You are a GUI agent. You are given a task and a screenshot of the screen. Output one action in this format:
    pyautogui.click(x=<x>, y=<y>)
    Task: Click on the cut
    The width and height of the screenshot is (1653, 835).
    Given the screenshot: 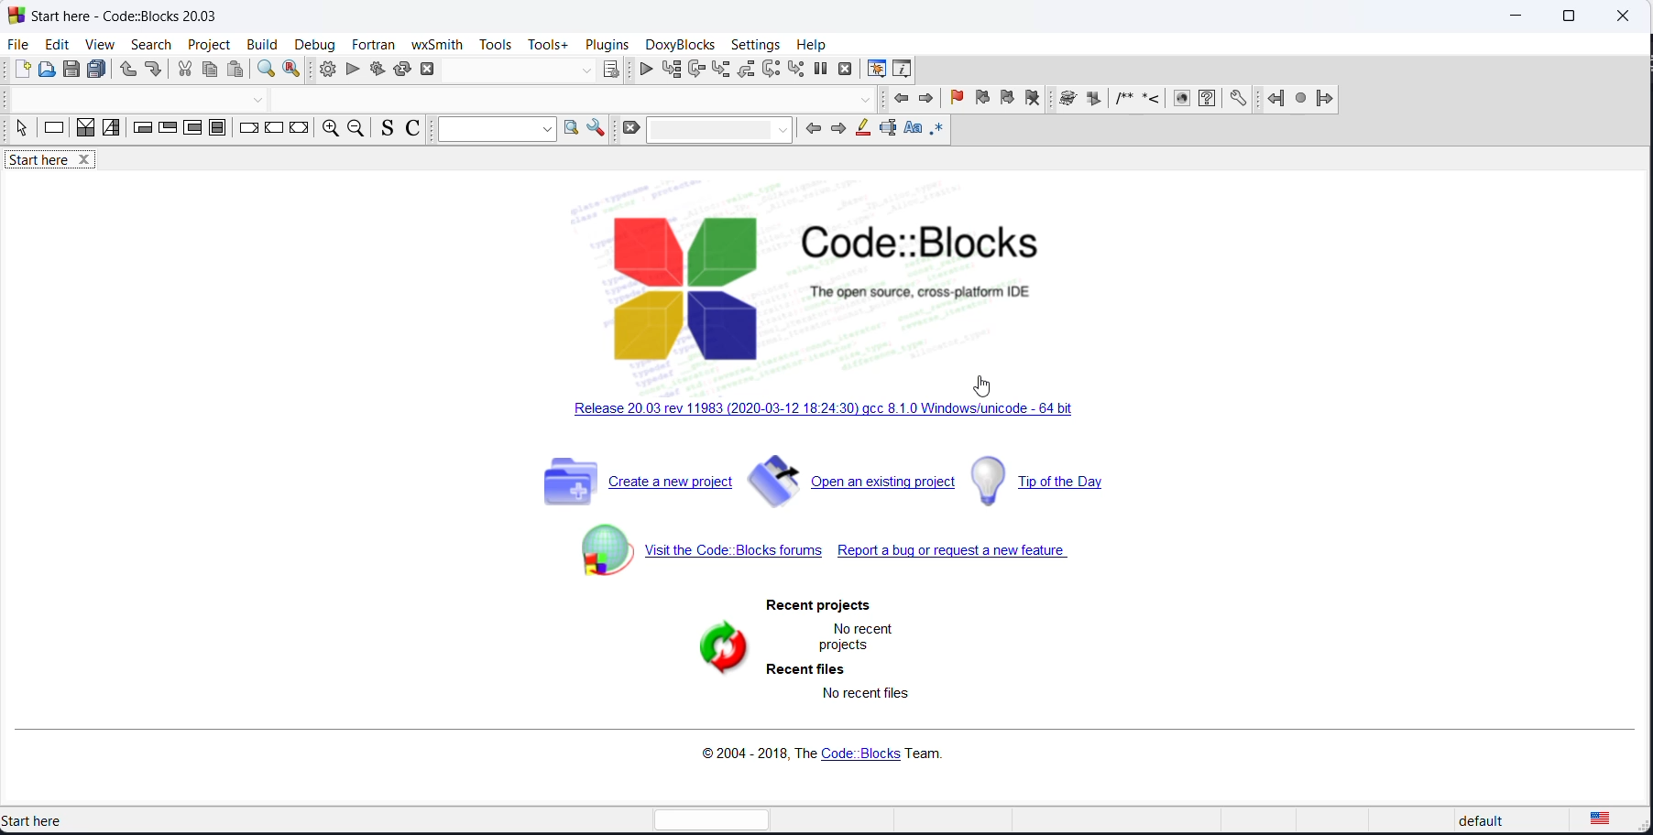 What is the action you would take?
    pyautogui.click(x=184, y=71)
    